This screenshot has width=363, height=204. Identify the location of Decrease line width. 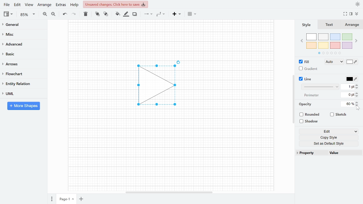
(358, 88).